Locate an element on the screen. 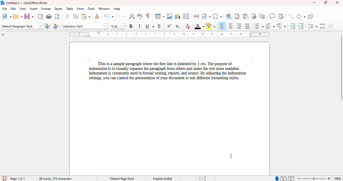 The height and width of the screenshot is (181, 343). zoom out is located at coordinates (299, 178).